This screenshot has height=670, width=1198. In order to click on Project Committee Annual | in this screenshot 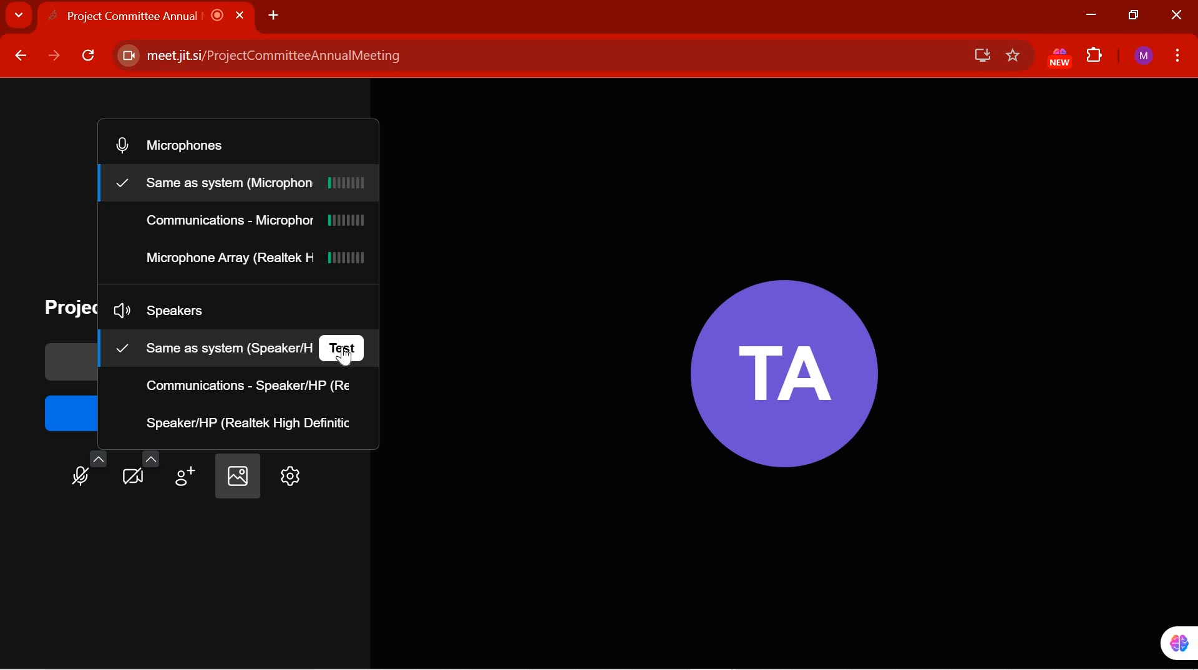, I will do `click(157, 16)`.